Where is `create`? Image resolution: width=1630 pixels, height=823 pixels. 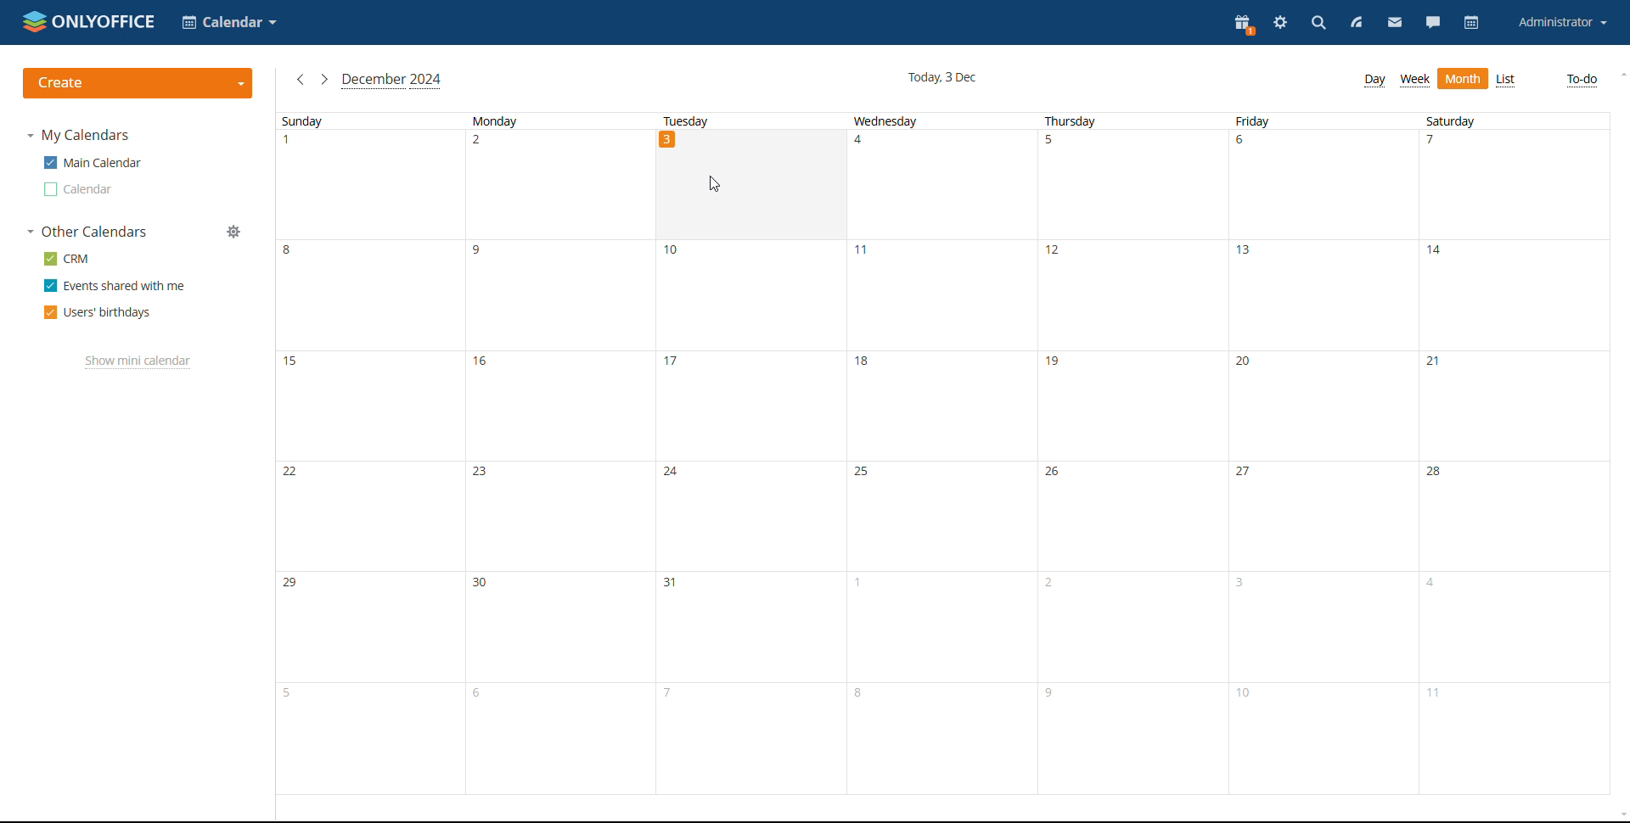
create is located at coordinates (138, 83).